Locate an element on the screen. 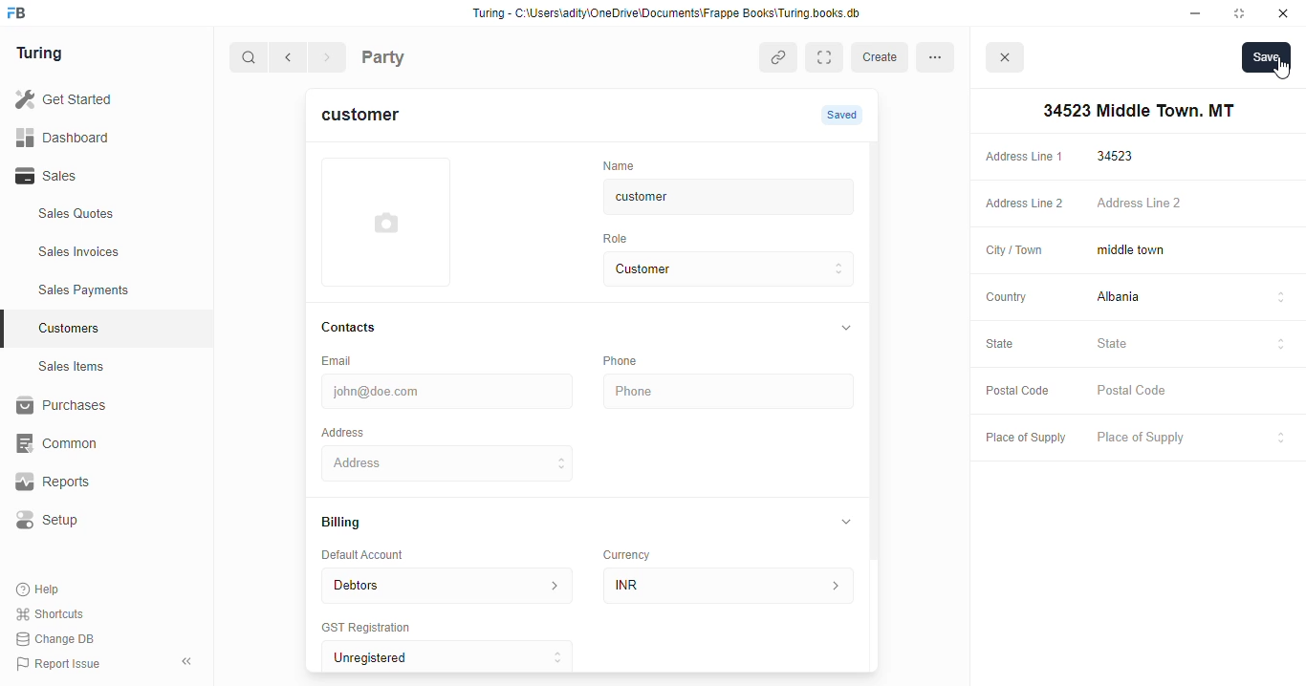 The image size is (1306, 686). Address Line 2 is located at coordinates (1193, 204).